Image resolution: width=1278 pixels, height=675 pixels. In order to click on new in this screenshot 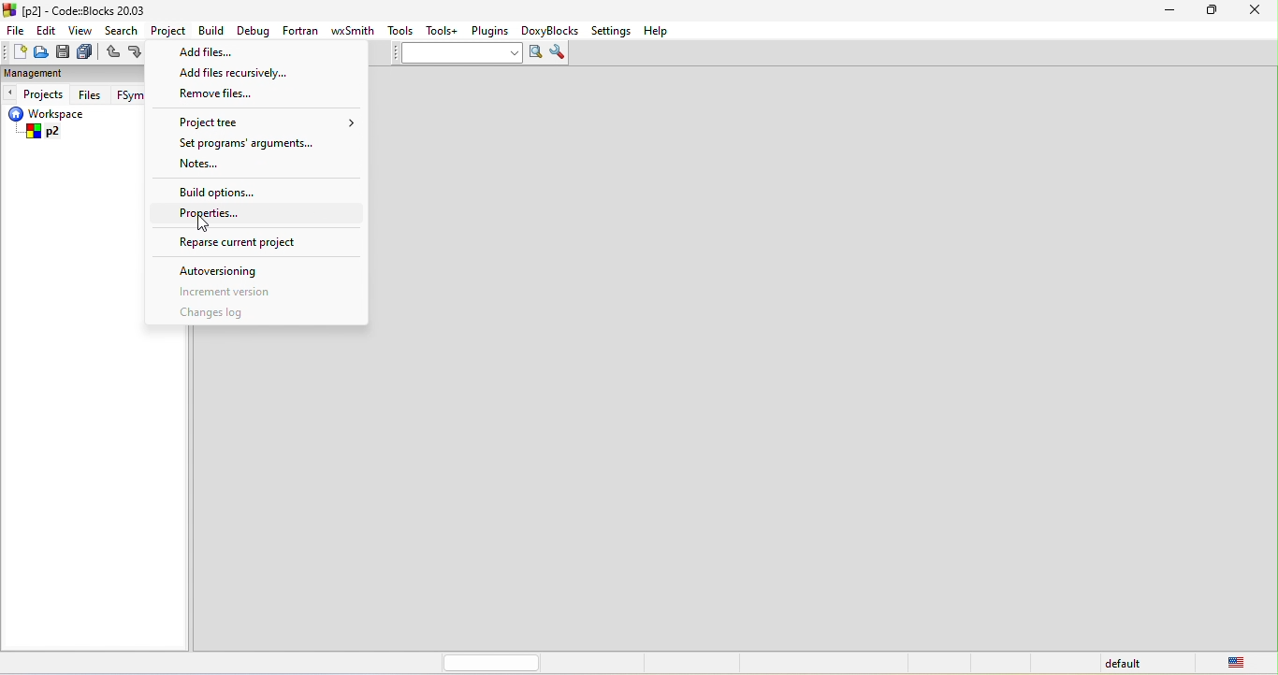, I will do `click(14, 51)`.